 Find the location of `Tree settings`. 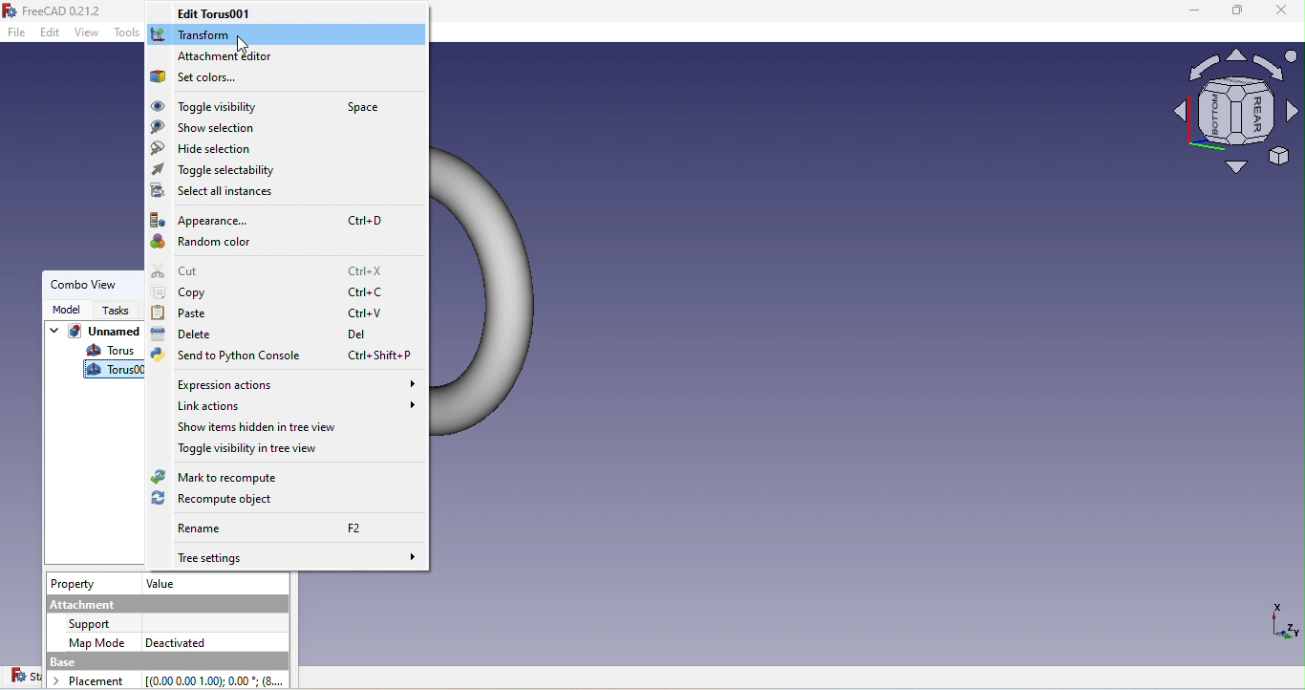

Tree settings is located at coordinates (289, 557).